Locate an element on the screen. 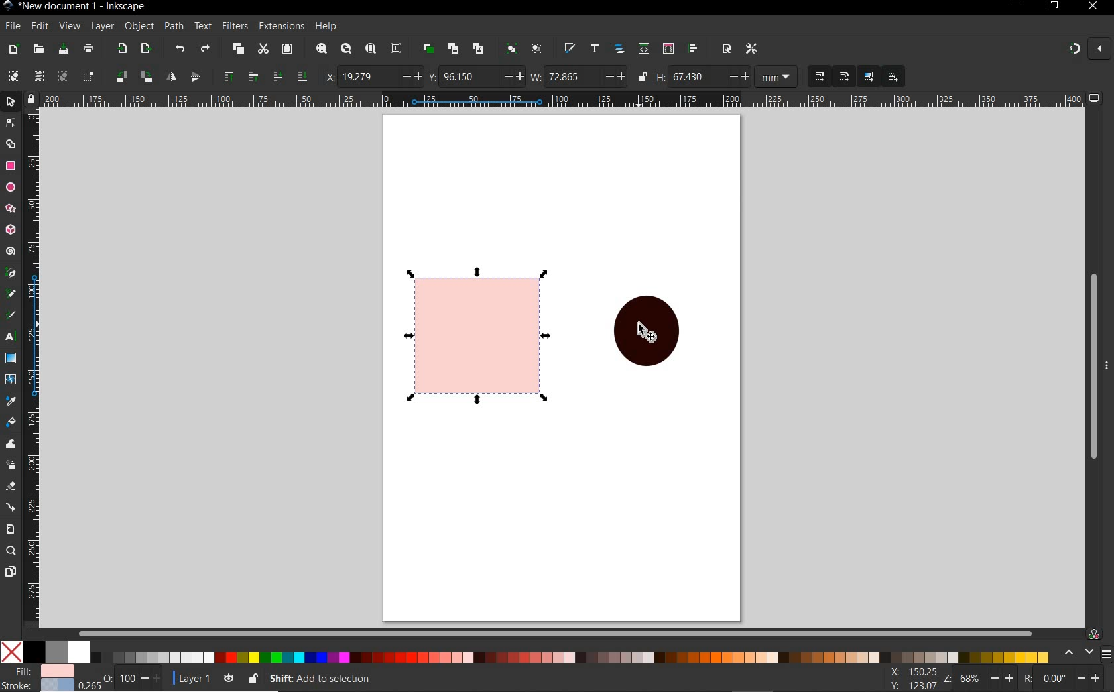 The width and height of the screenshot is (1114, 692). object flip 90 clockwise is located at coordinates (132, 76).